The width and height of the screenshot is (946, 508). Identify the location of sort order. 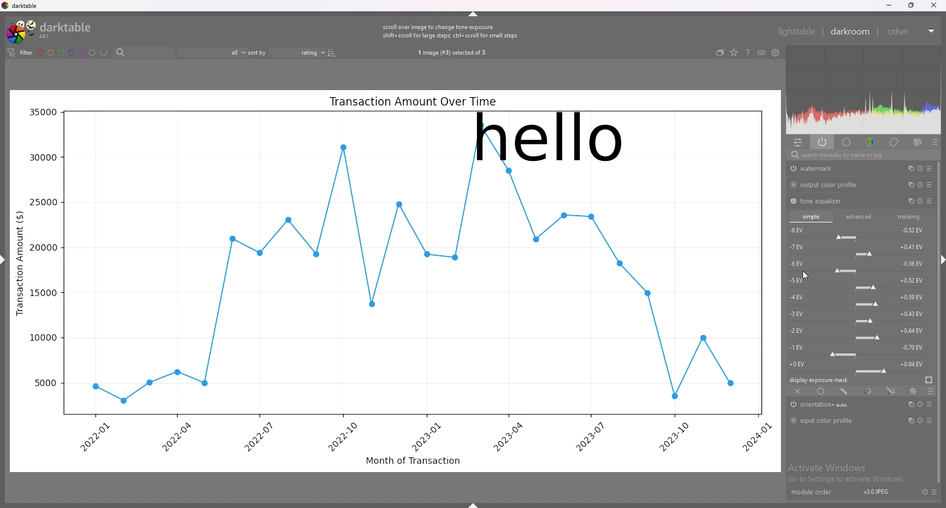
(298, 52).